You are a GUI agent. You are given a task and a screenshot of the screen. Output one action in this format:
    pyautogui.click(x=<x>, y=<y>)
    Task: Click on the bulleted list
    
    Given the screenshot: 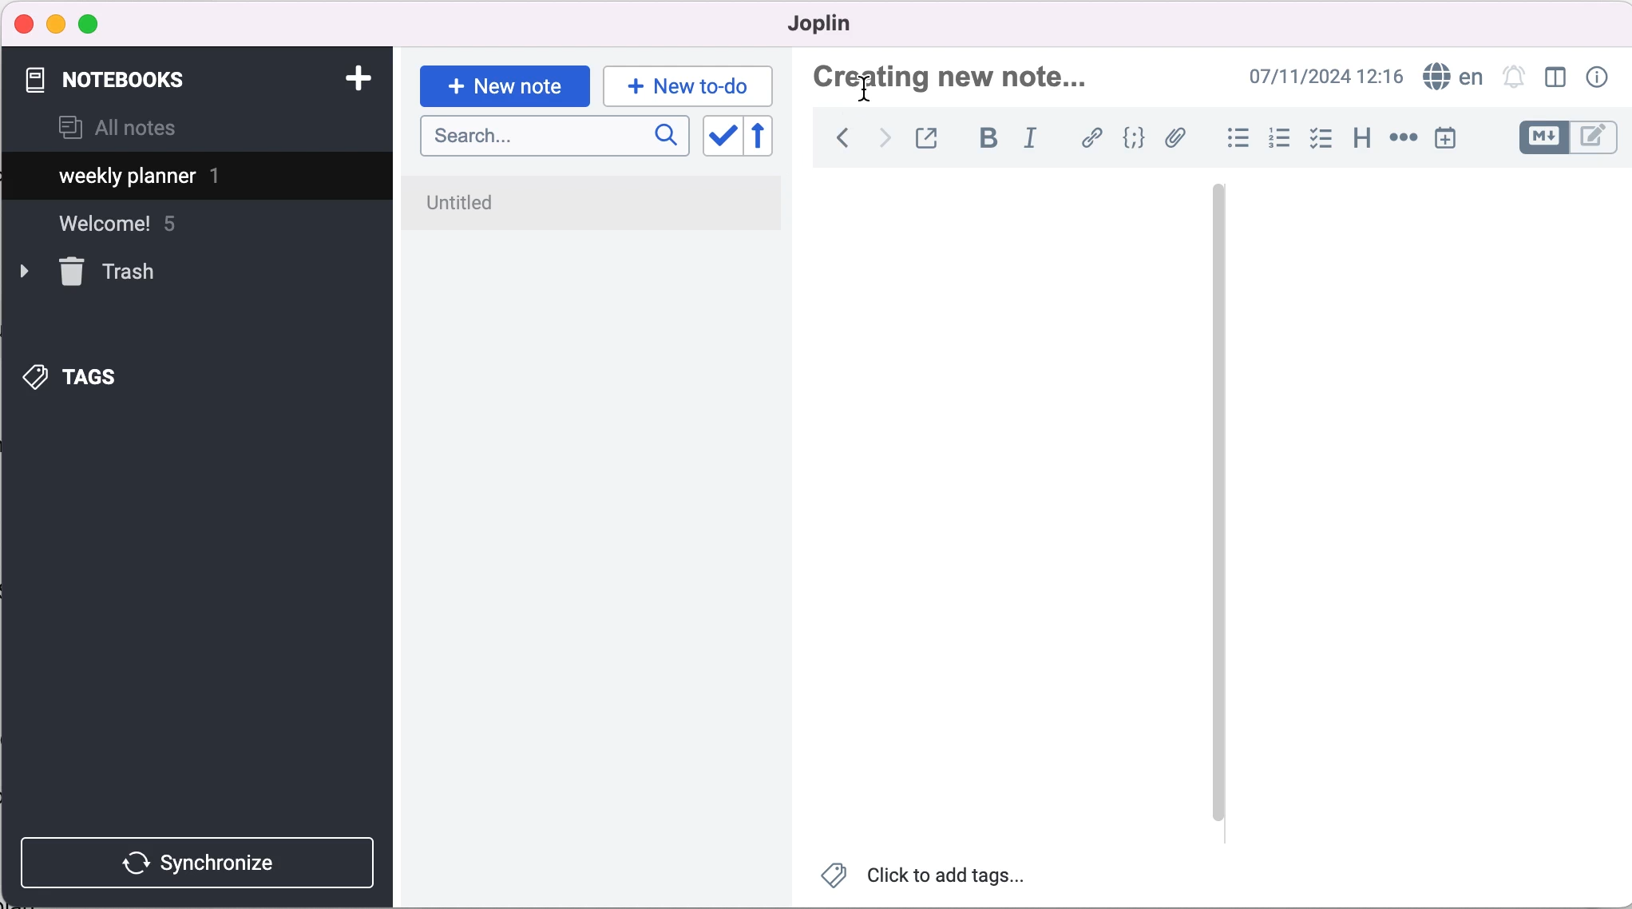 What is the action you would take?
    pyautogui.click(x=1235, y=139)
    